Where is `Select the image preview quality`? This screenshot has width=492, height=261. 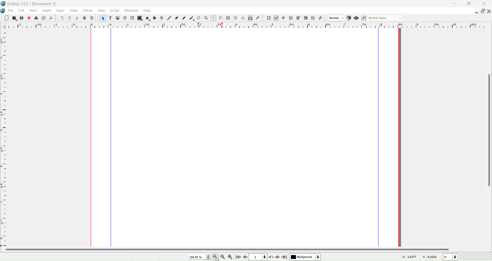 Select the image preview quality is located at coordinates (336, 18).